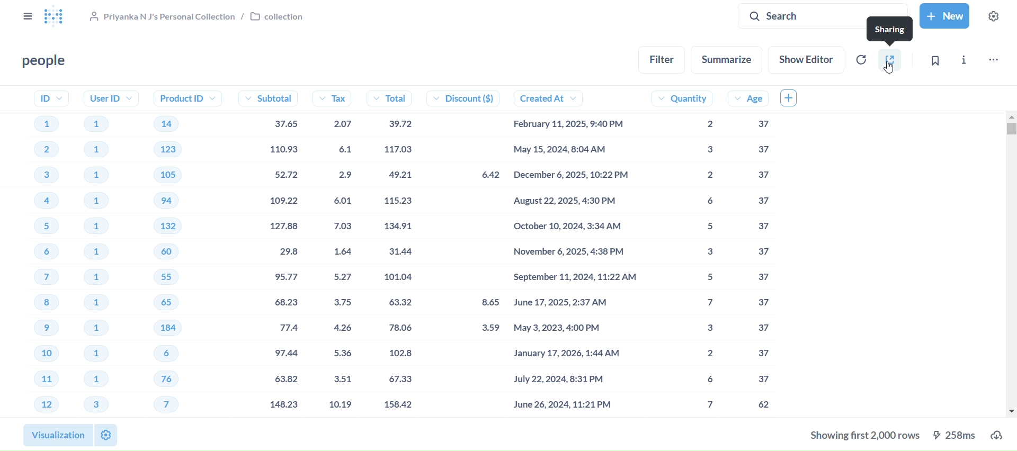 This screenshot has height=451, width=1017. What do you see at coordinates (890, 67) in the screenshot?
I see `cursor` at bounding box center [890, 67].